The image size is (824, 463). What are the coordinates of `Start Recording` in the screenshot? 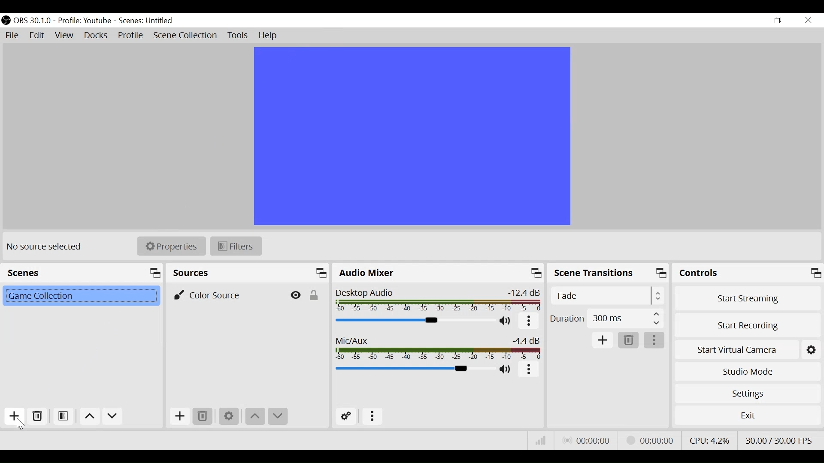 It's located at (748, 324).